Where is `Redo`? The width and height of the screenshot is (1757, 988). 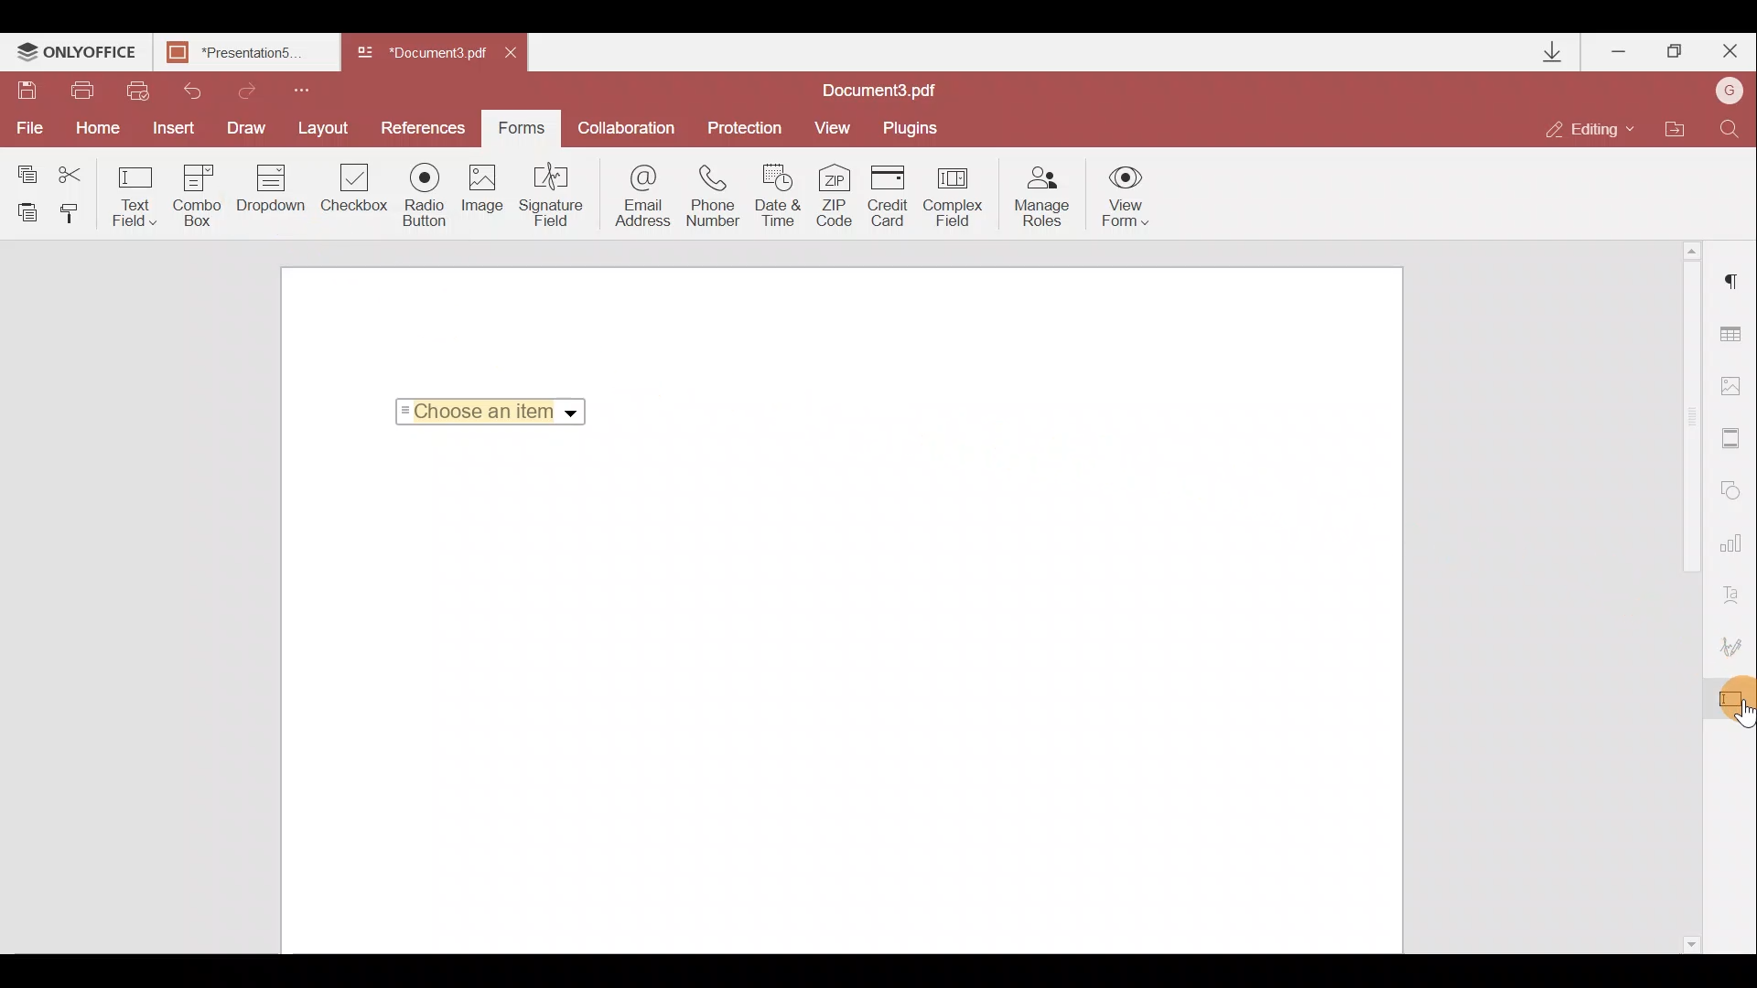 Redo is located at coordinates (248, 89).